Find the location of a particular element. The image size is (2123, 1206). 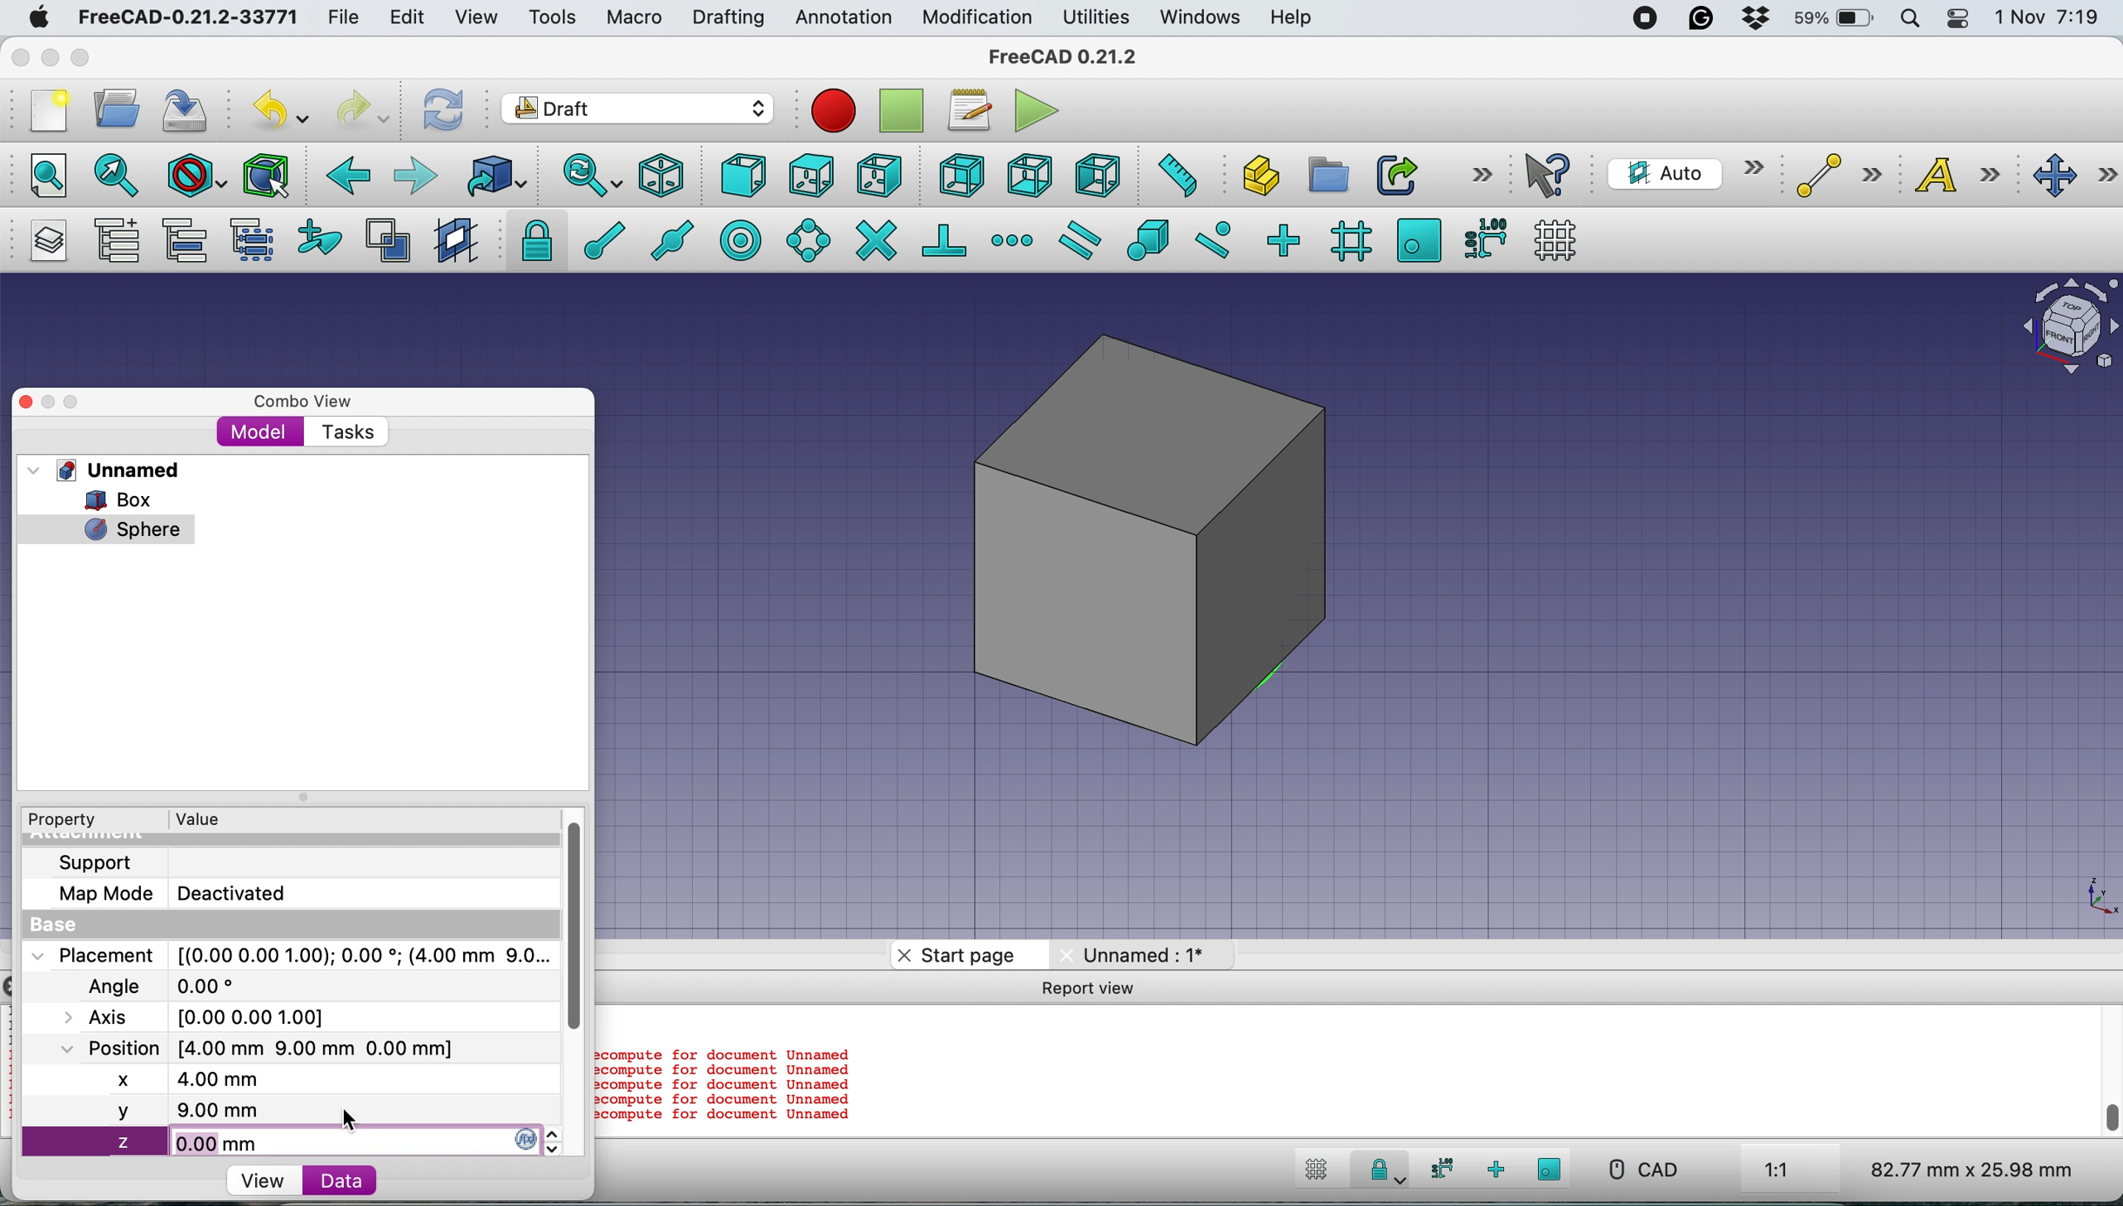

xy coordinate is located at coordinates (2077, 900).